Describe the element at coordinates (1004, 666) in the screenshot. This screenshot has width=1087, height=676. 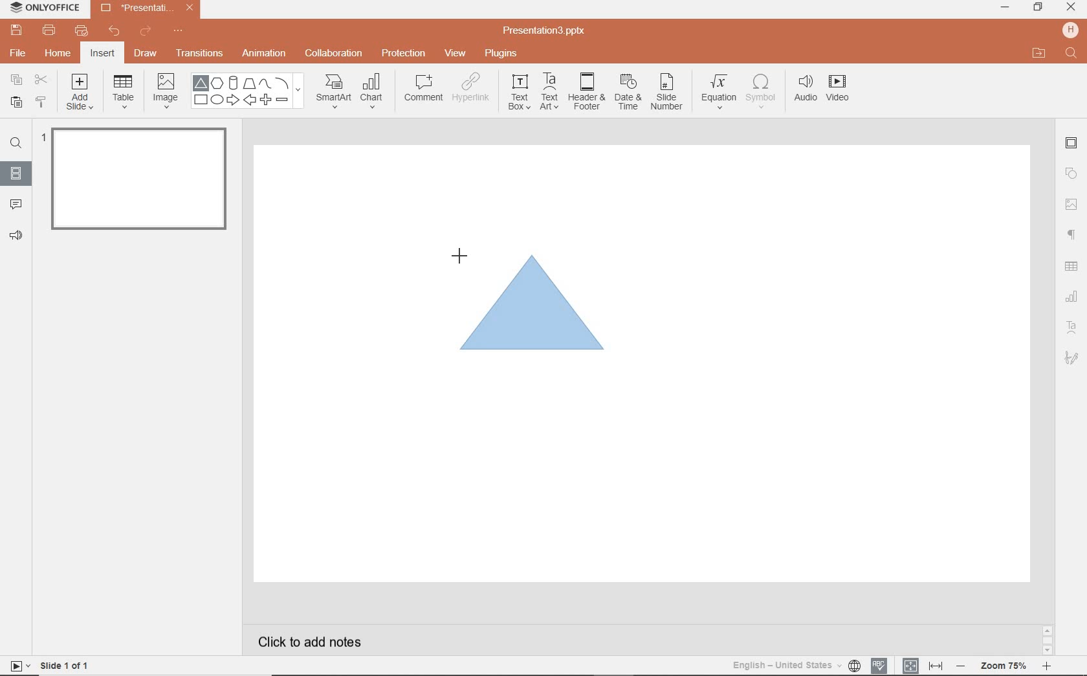
I see `ZOOM level` at that location.